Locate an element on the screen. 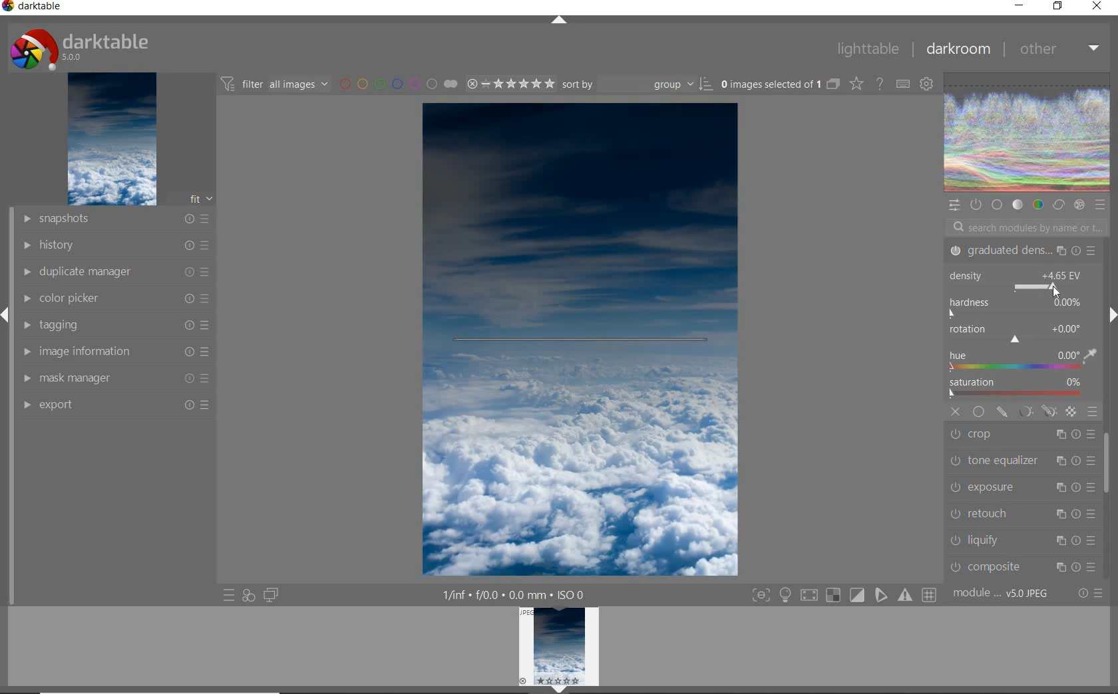  ROTATION is located at coordinates (1017, 334).